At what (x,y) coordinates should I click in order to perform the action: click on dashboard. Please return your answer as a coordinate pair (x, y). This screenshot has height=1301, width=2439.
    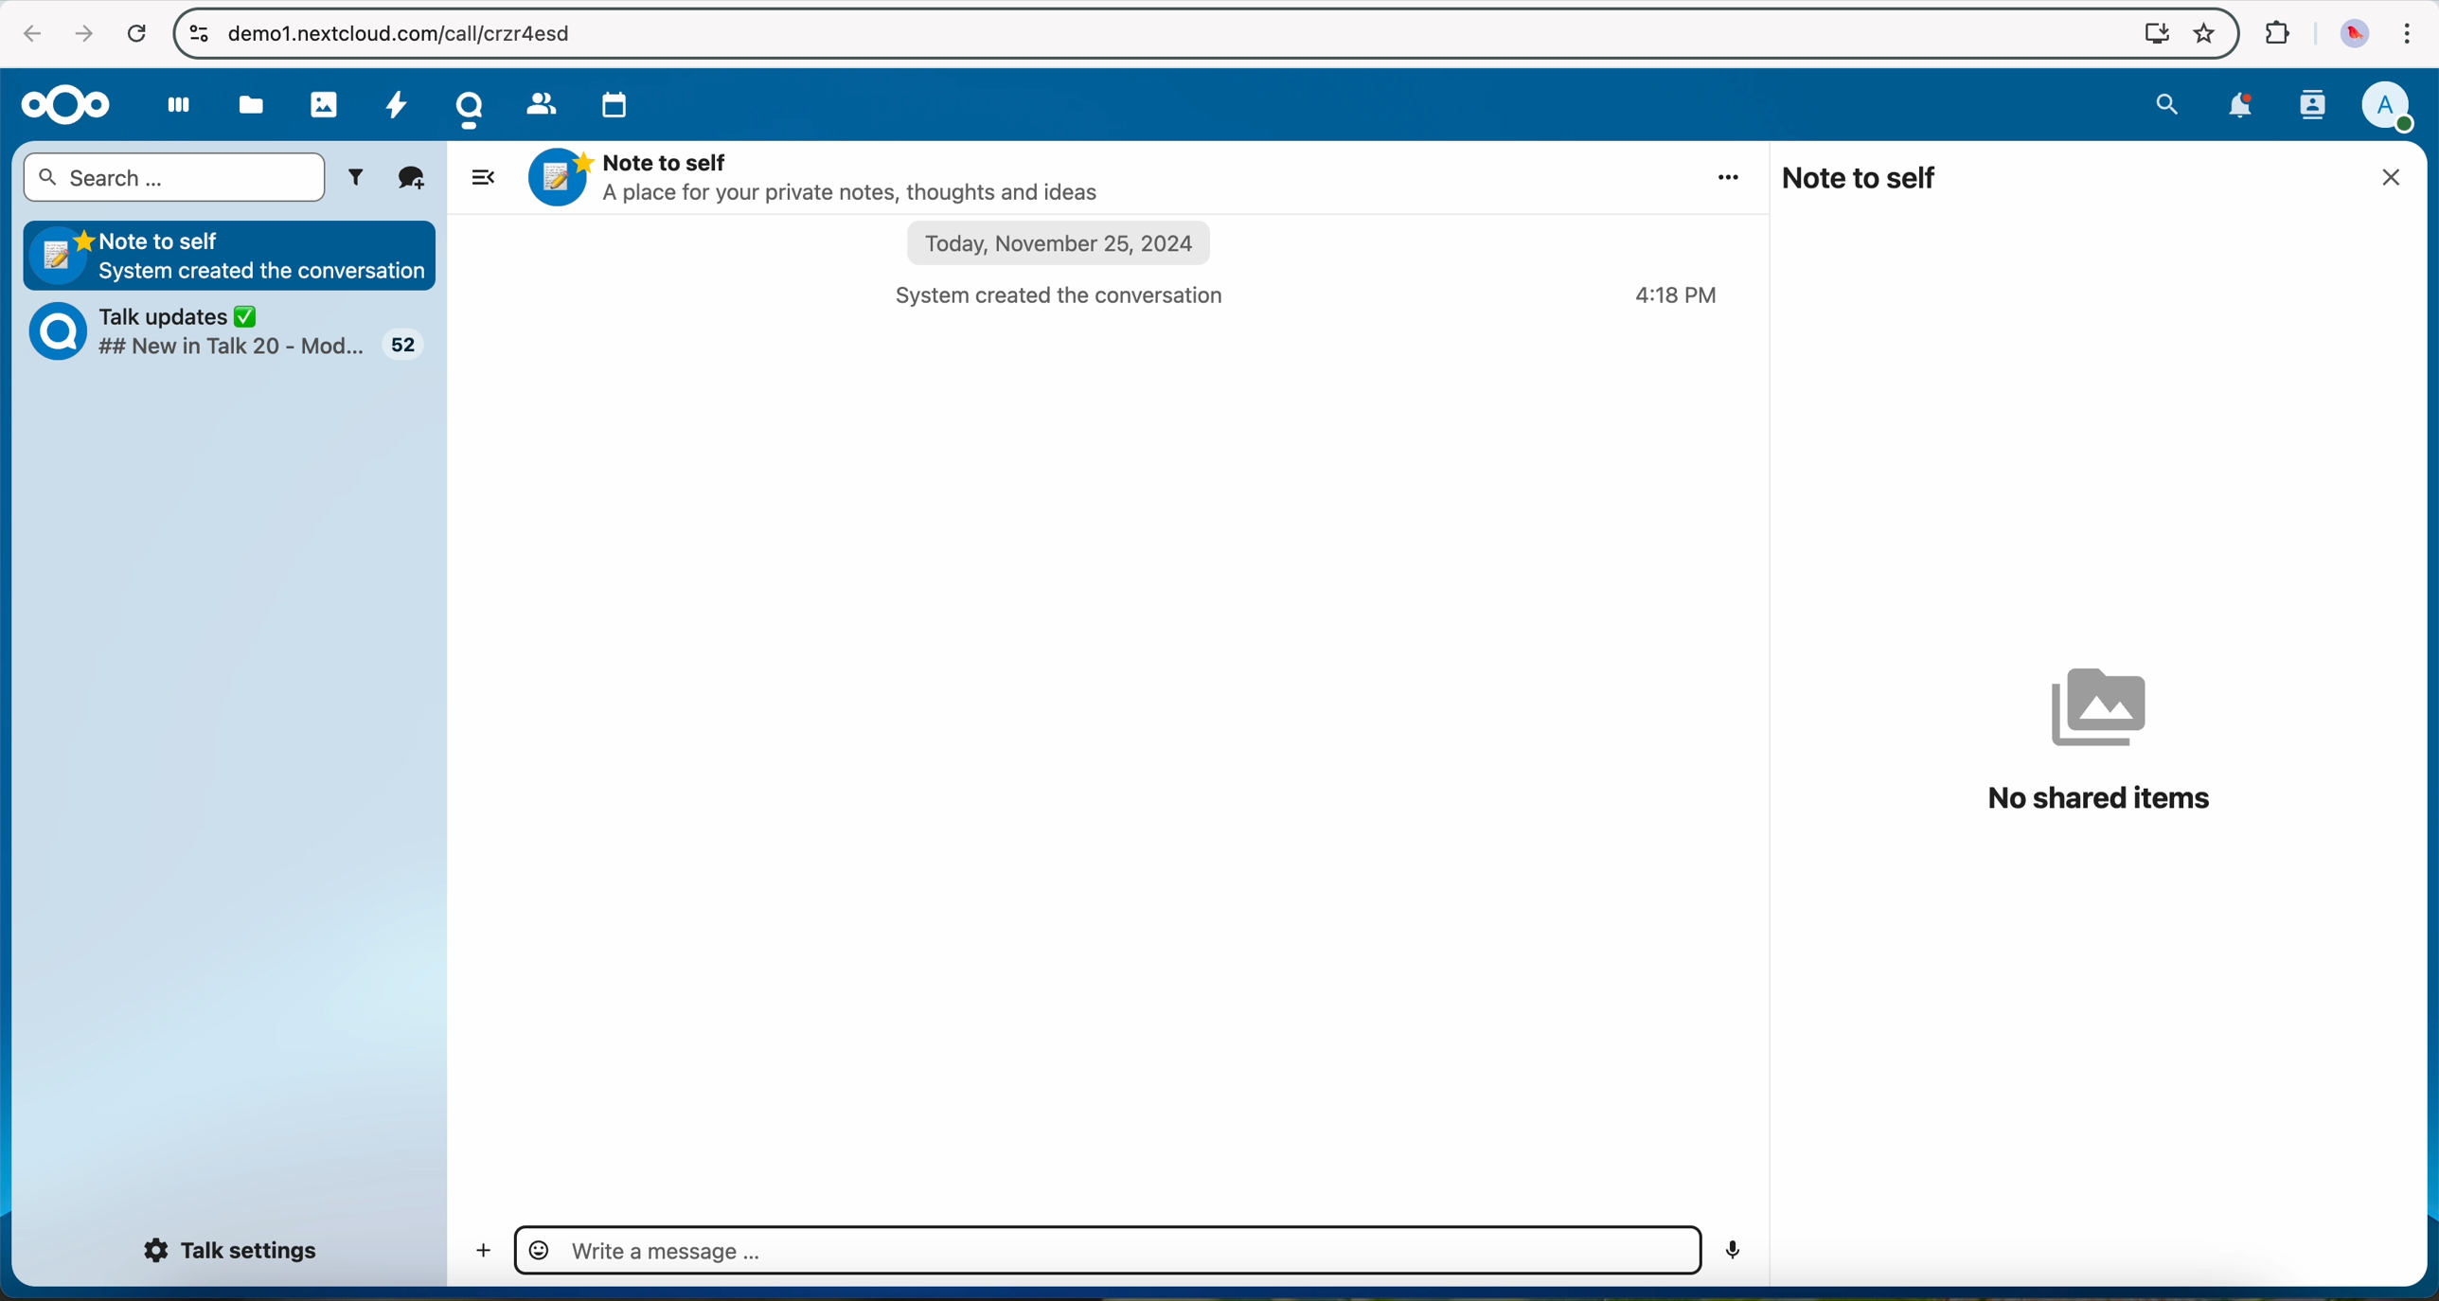
    Looking at the image, I should click on (169, 111).